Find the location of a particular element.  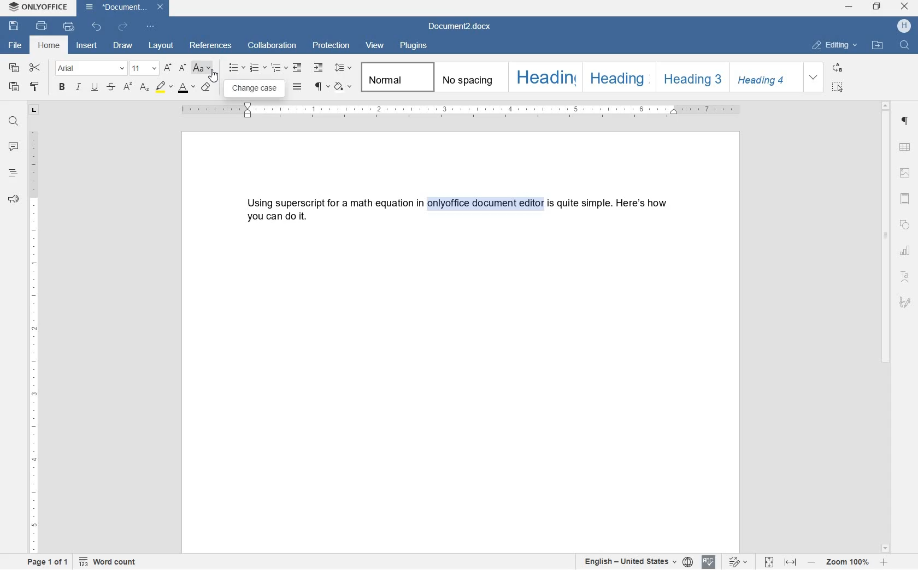

Text Art is located at coordinates (905, 277).